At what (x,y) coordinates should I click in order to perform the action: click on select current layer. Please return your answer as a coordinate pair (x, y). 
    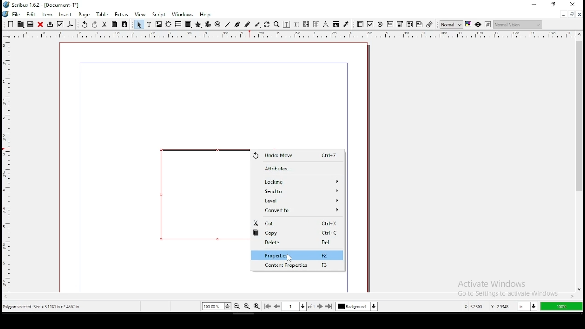
    Looking at the image, I should click on (357, 306).